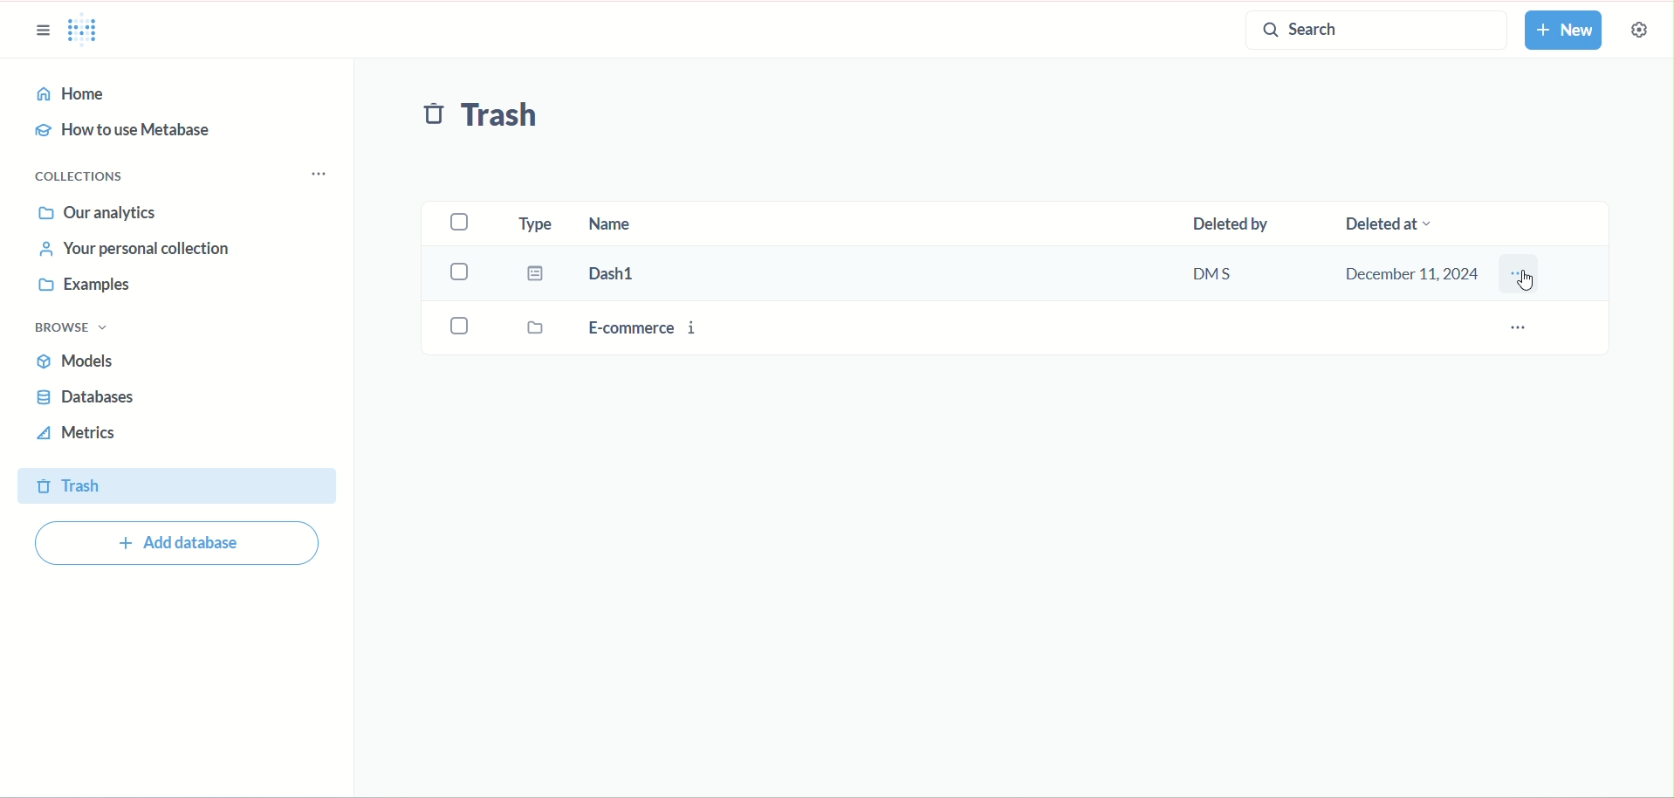 The height and width of the screenshot is (798, 1674). What do you see at coordinates (175, 485) in the screenshot?
I see `trash` at bounding box center [175, 485].